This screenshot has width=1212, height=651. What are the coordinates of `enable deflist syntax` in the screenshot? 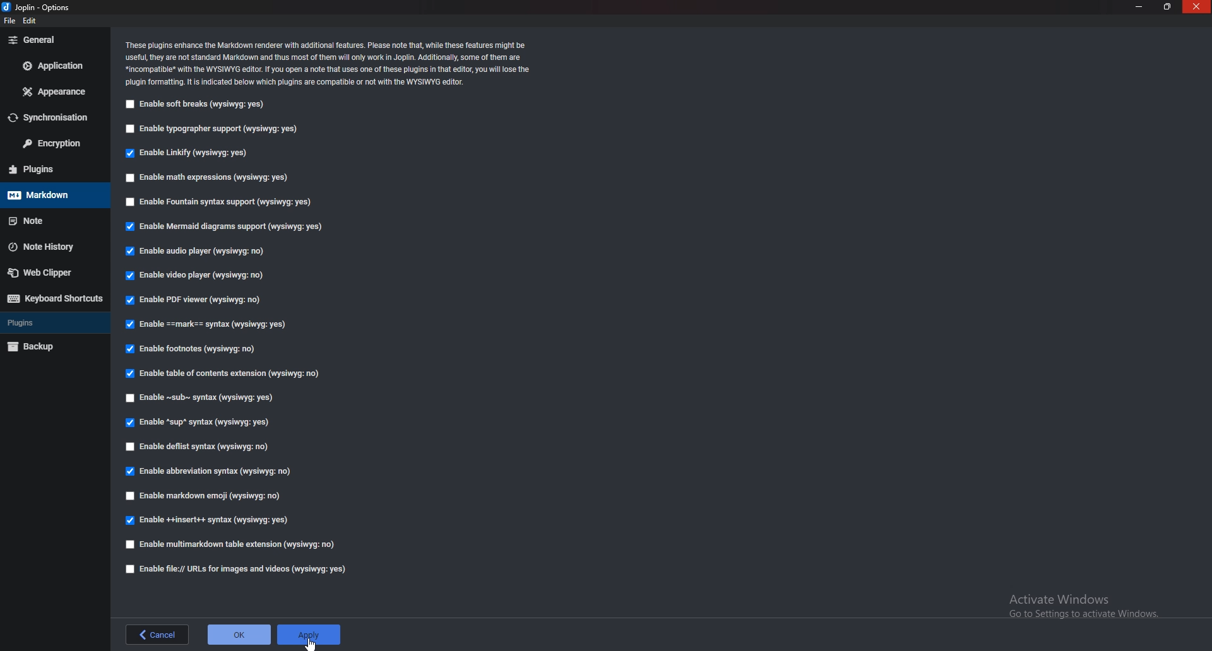 It's located at (199, 447).